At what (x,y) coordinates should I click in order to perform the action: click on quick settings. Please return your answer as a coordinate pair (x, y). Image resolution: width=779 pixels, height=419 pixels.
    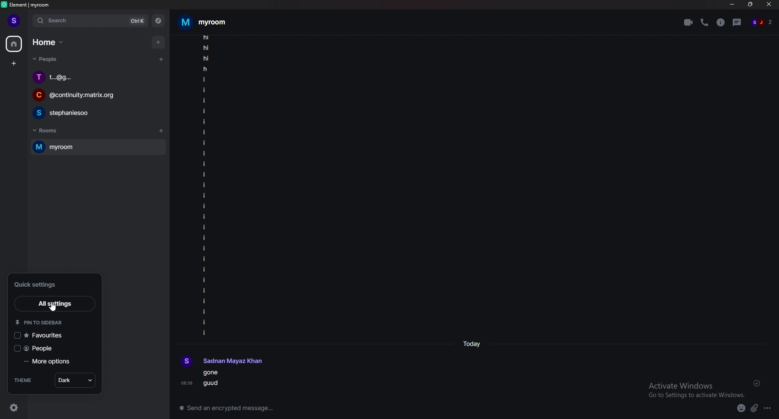
    Looking at the image, I should click on (50, 284).